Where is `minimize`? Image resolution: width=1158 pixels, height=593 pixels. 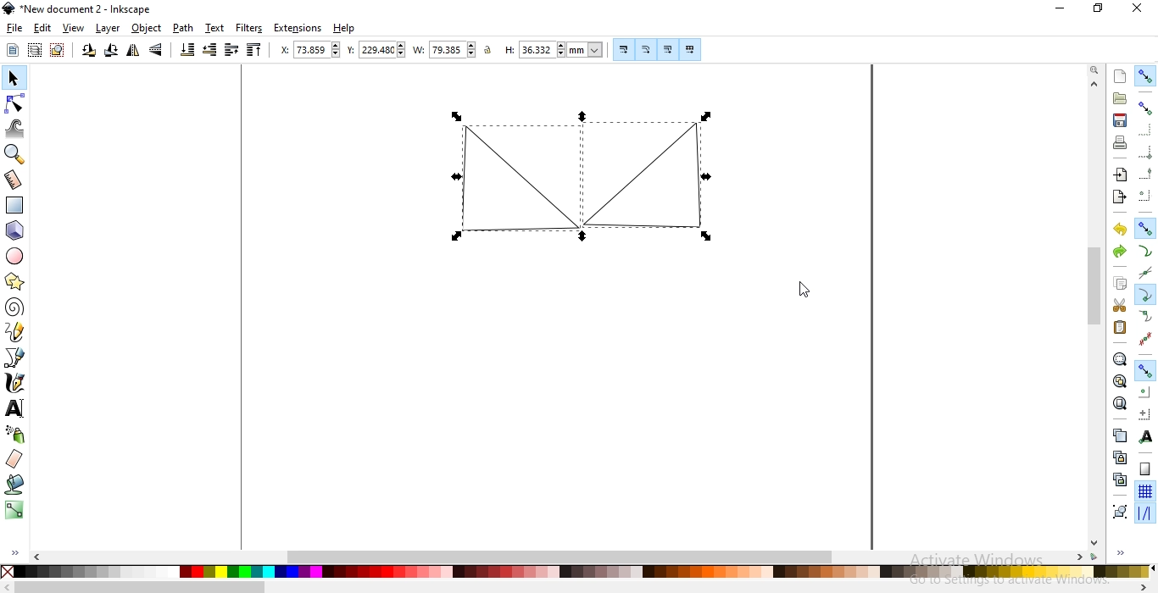
minimize is located at coordinates (1063, 10).